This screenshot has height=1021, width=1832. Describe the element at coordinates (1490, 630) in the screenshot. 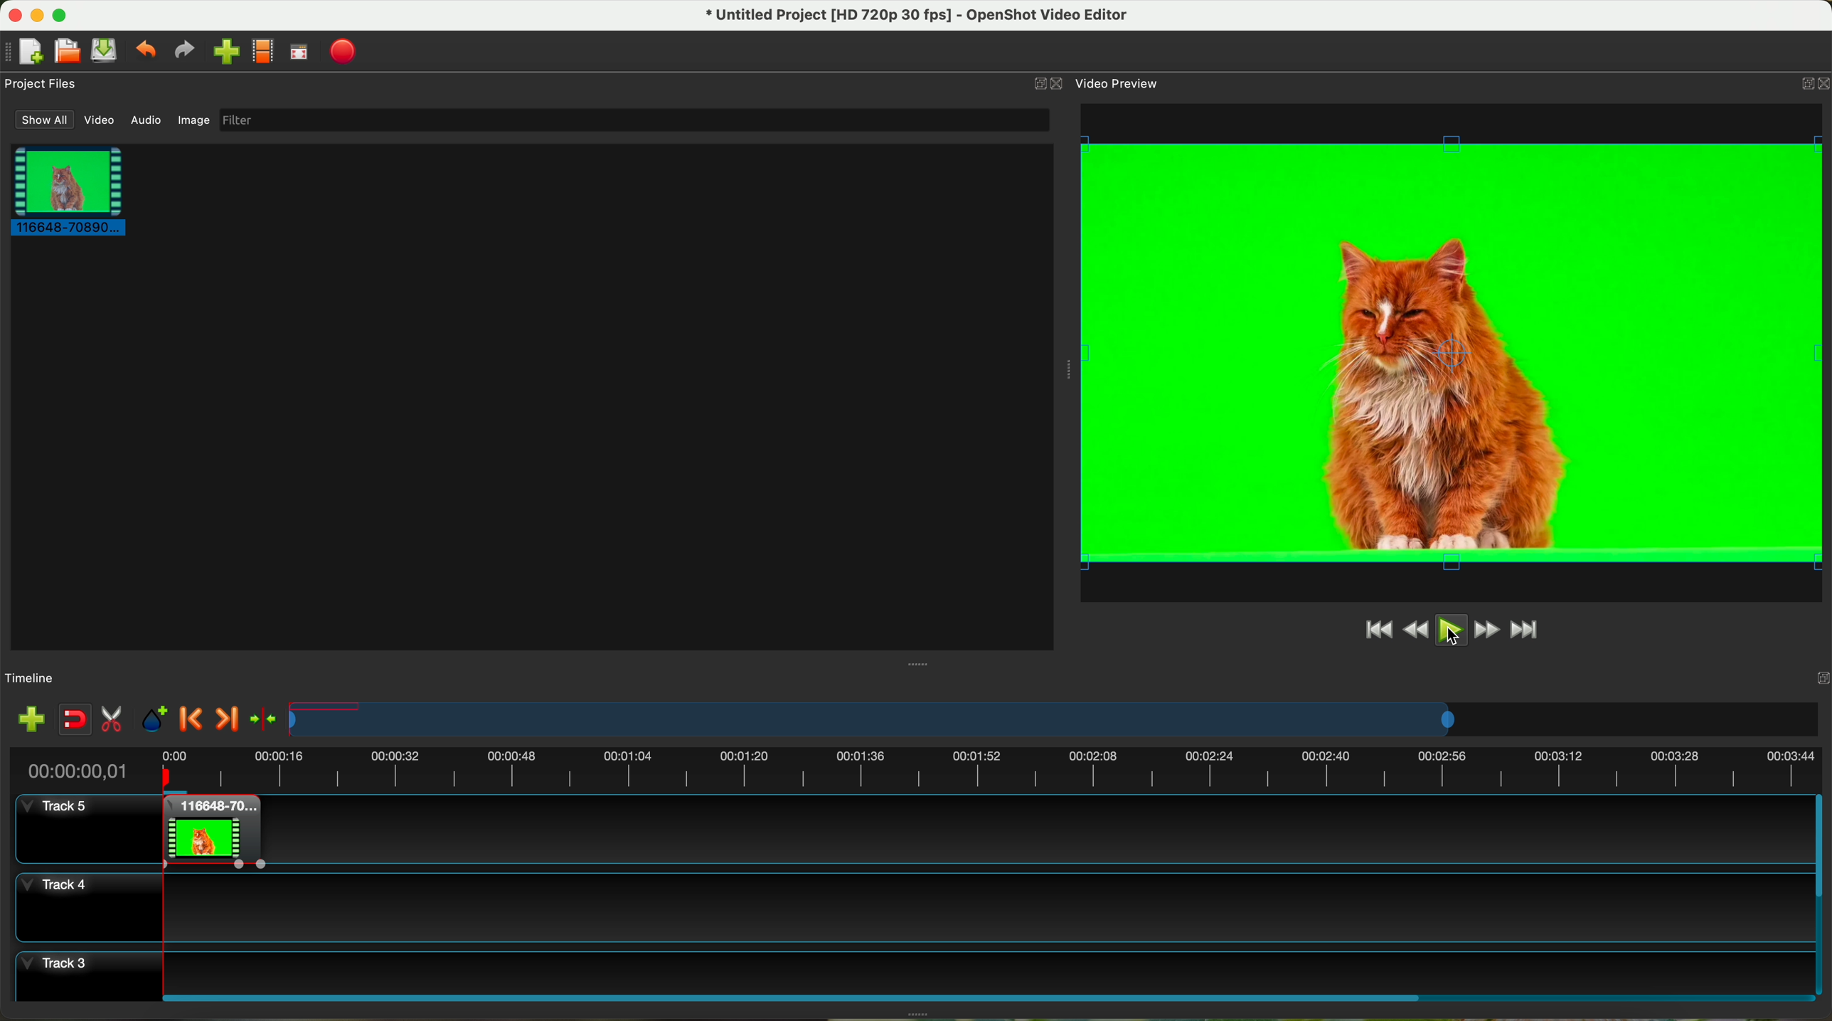

I see `fast foward` at that location.